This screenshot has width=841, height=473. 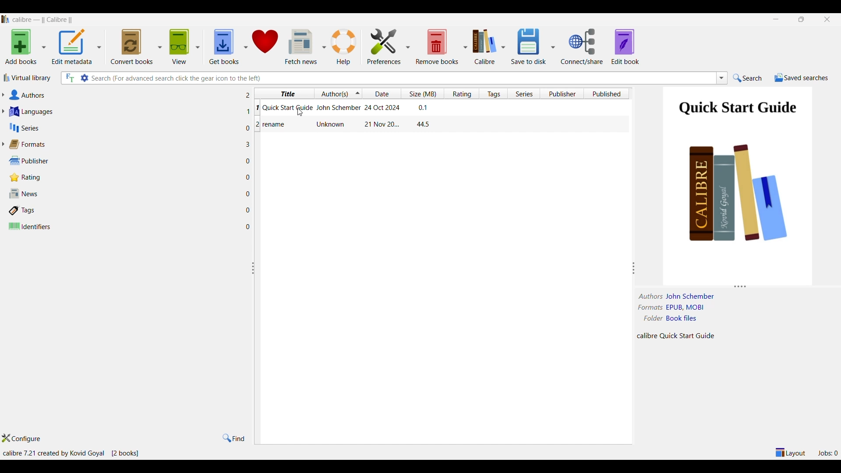 What do you see at coordinates (583, 46) in the screenshot?
I see `Connect/Share` at bounding box center [583, 46].